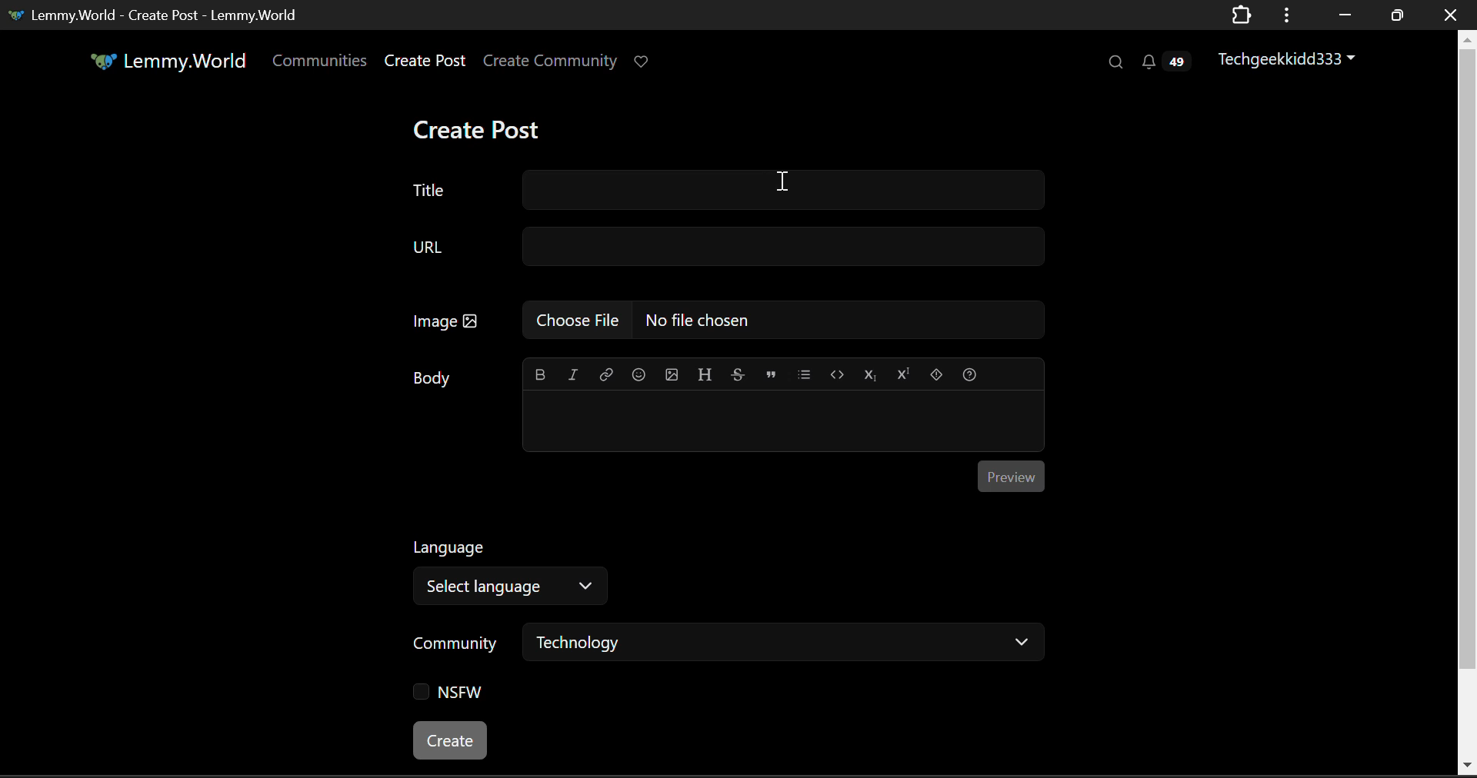  What do you see at coordinates (1289, 15) in the screenshot?
I see `Window Options` at bounding box center [1289, 15].